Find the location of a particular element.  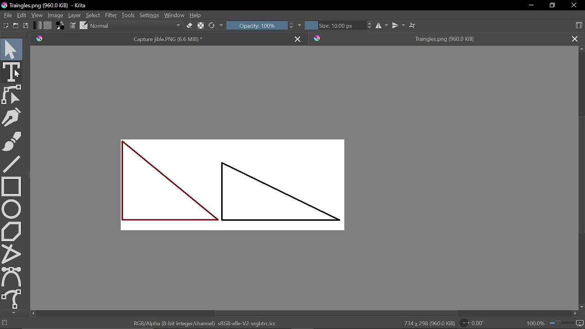

Image is located at coordinates (55, 16).